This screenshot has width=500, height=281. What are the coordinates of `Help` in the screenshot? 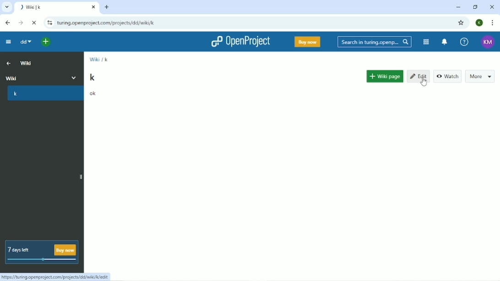 It's located at (464, 42).